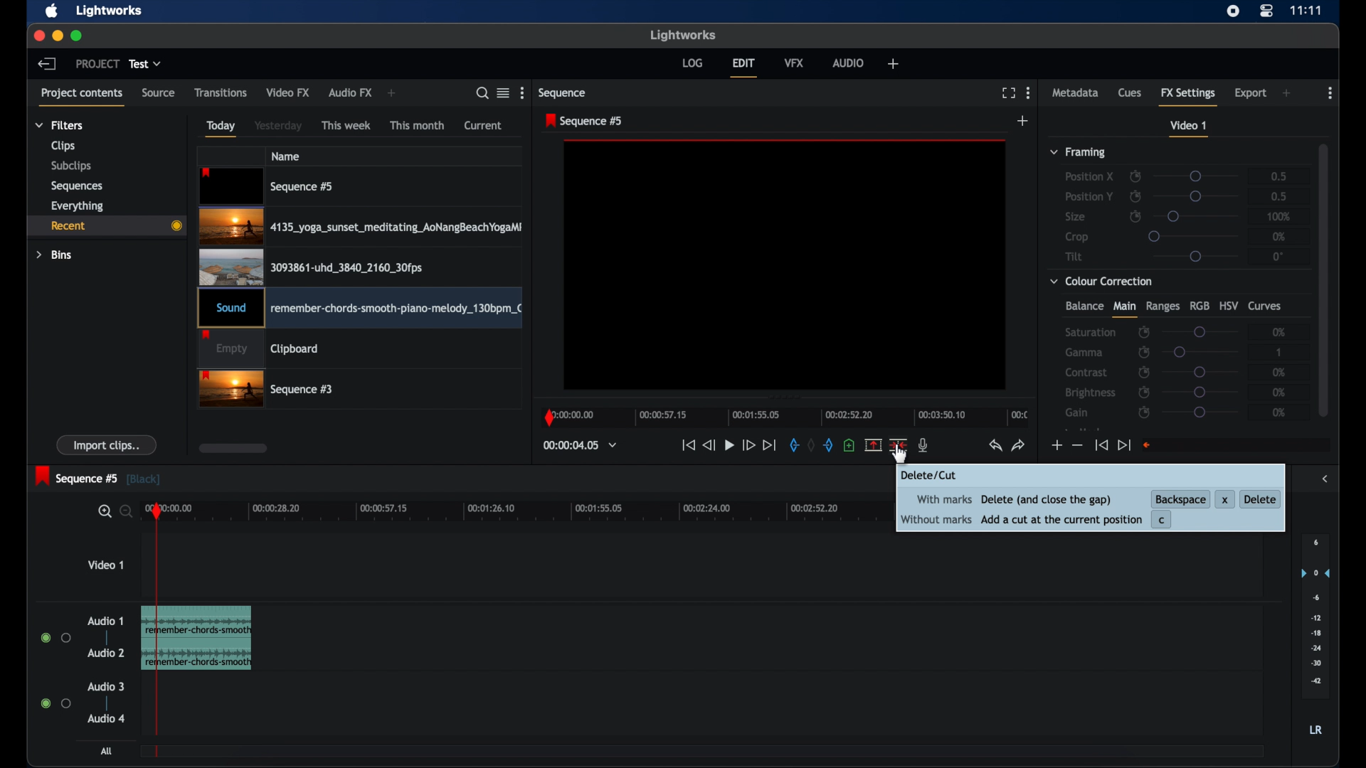 The width and height of the screenshot is (1366, 768). I want to click on 0%, so click(1280, 412).